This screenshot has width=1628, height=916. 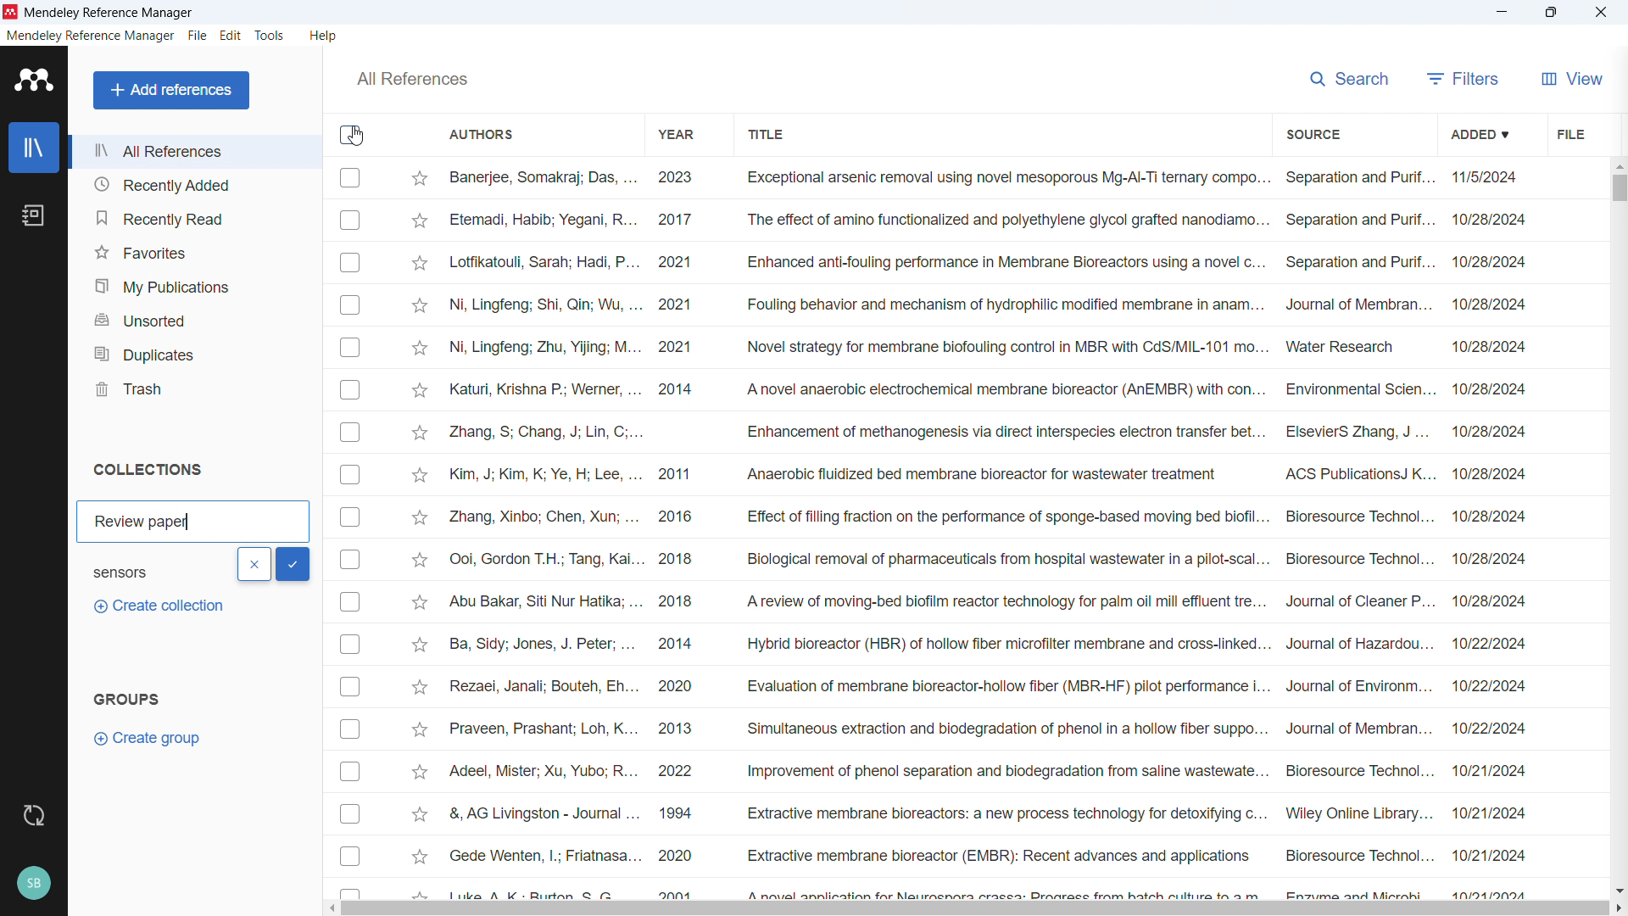 What do you see at coordinates (350, 475) in the screenshot?
I see `Select respective publication` at bounding box center [350, 475].